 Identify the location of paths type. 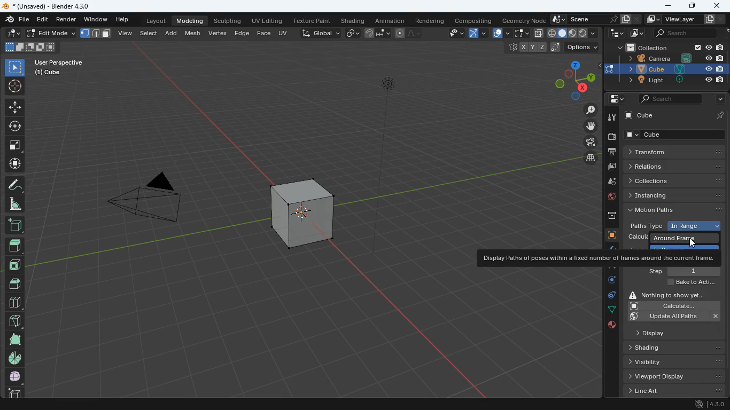
(673, 226).